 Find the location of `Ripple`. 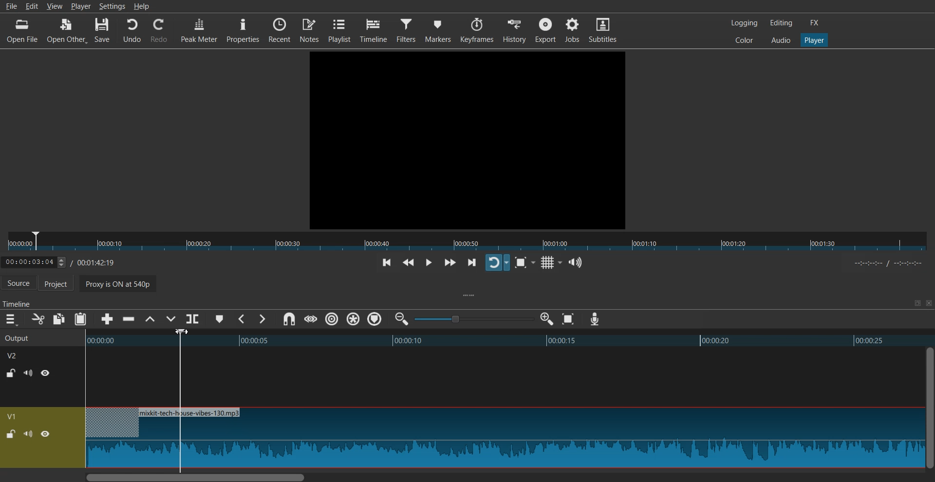

Ripple is located at coordinates (332, 319).